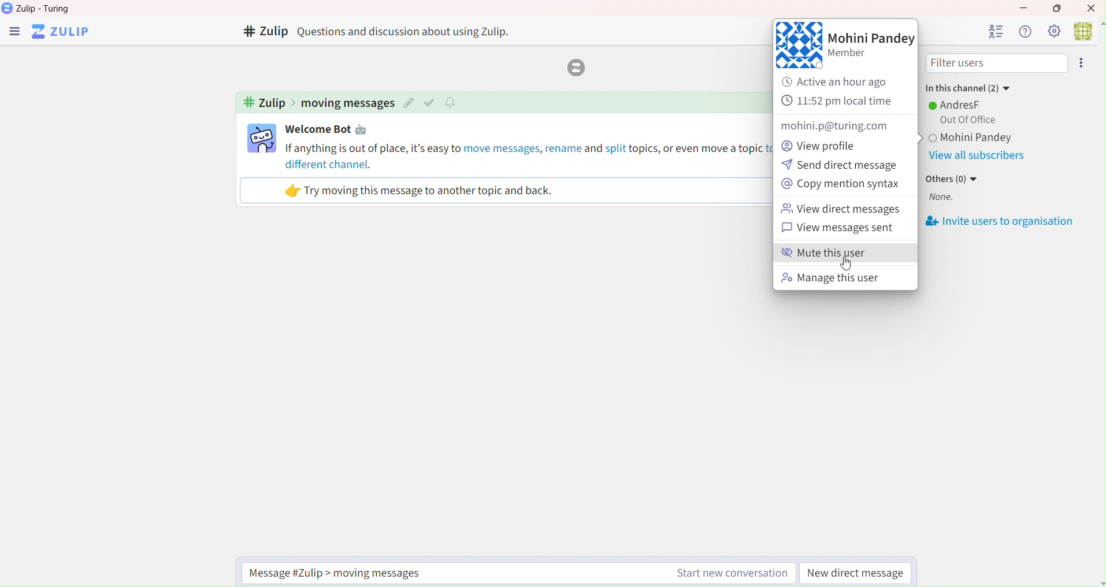  What do you see at coordinates (420, 191) in the screenshot?
I see `Try moving this message to another topic and back.` at bounding box center [420, 191].